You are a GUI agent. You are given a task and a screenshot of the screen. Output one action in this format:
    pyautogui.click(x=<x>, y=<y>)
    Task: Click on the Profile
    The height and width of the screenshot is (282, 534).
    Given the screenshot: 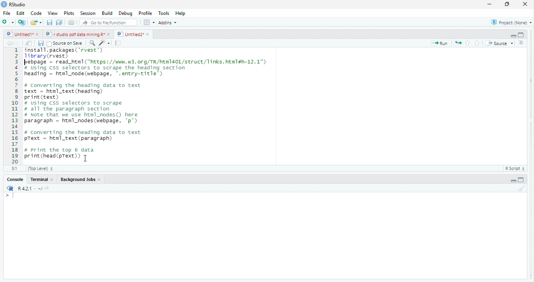 What is the action you would take?
    pyautogui.click(x=147, y=14)
    